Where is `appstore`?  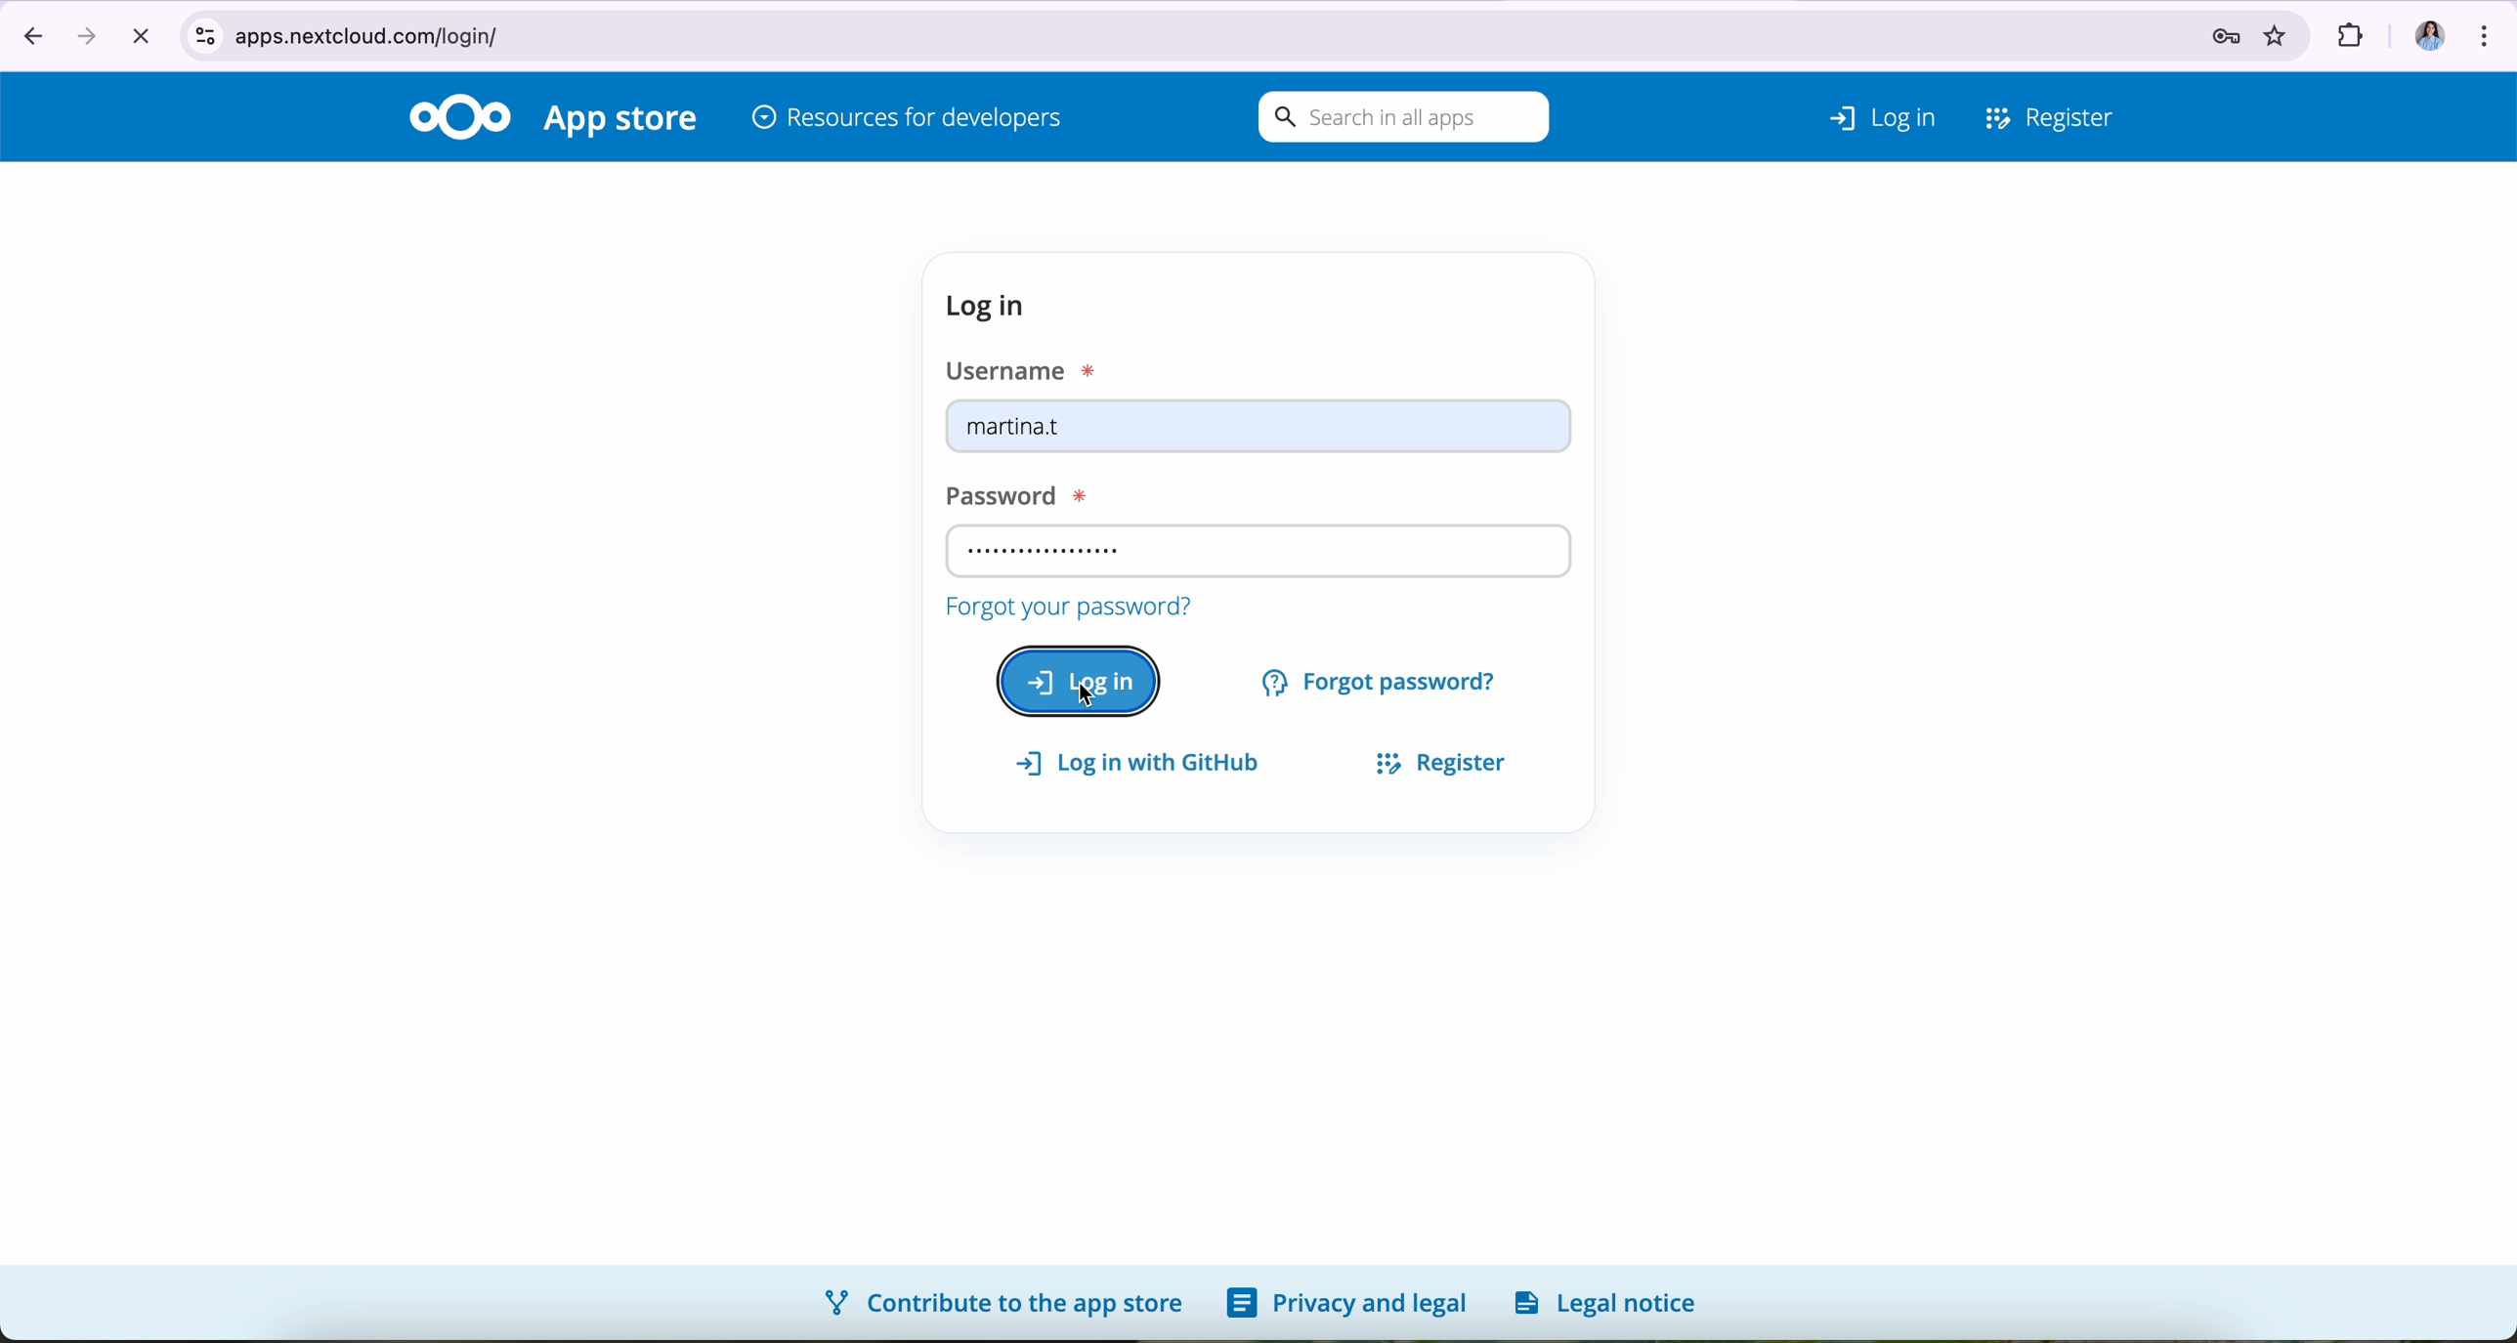 appstore is located at coordinates (624, 121).